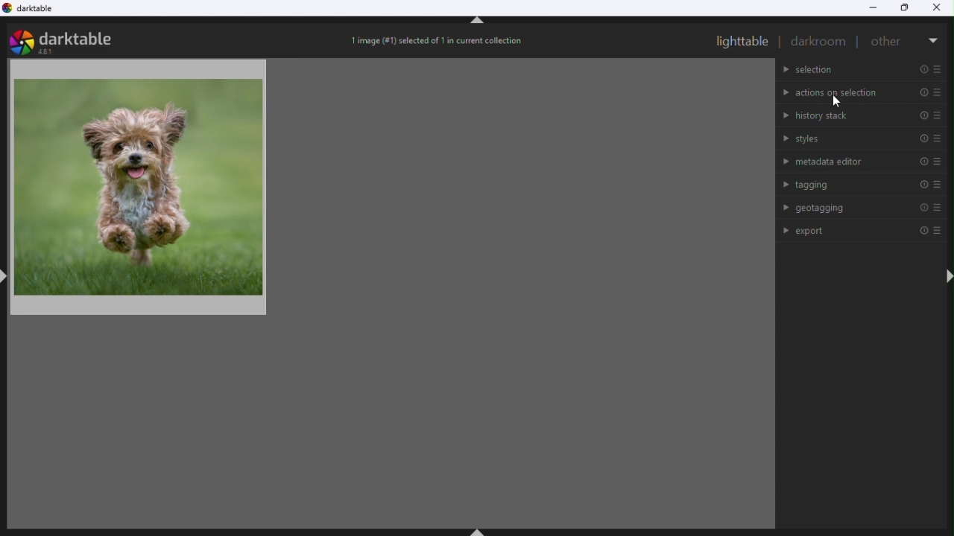  What do you see at coordinates (478, 23) in the screenshot?
I see `shift+ctrl+t` at bounding box center [478, 23].